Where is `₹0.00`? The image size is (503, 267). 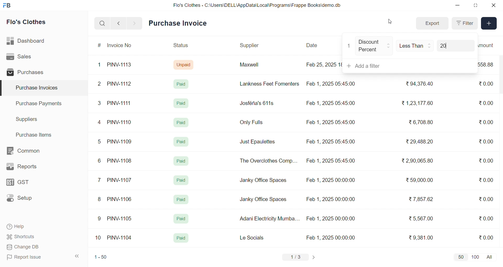
₹0.00 is located at coordinates (486, 237).